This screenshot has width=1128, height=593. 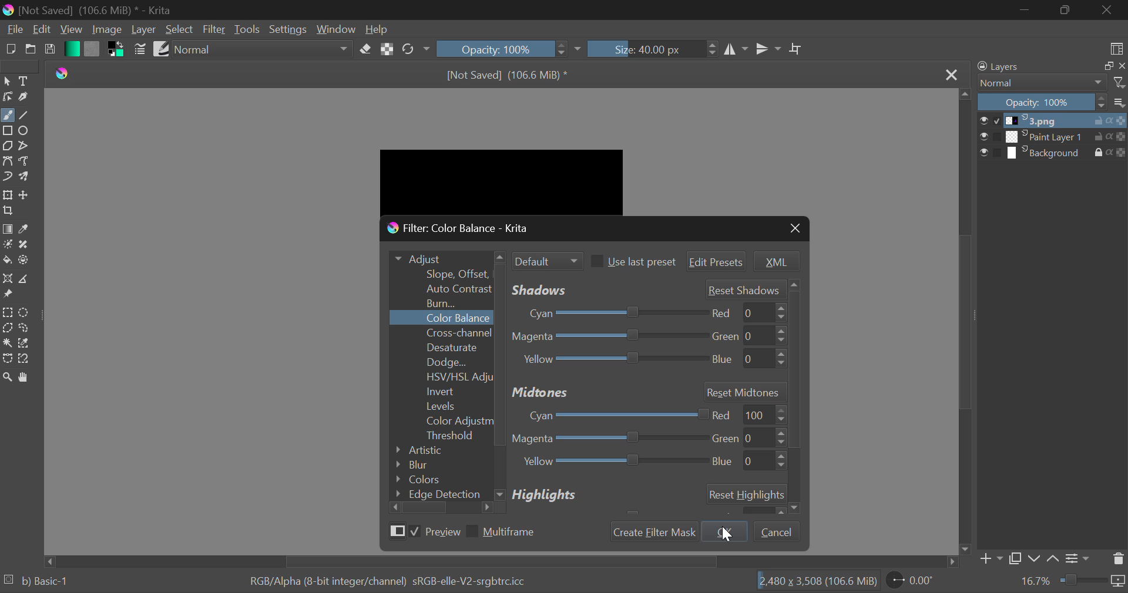 I want to click on Crop, so click(x=9, y=211).